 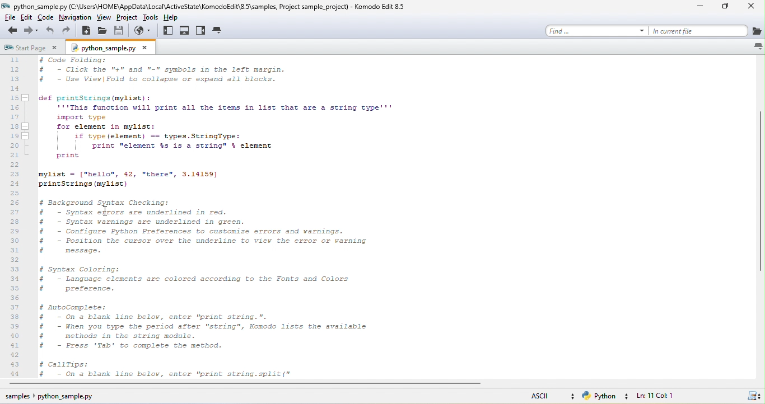 I want to click on code, so click(x=48, y=20).